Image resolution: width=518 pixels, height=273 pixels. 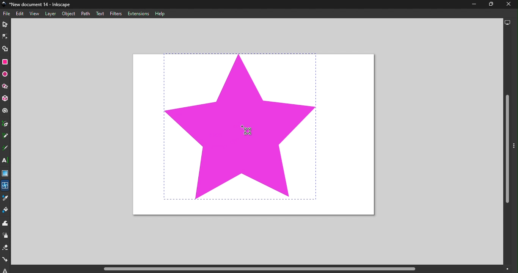 I want to click on Cursor, so click(x=11, y=195).